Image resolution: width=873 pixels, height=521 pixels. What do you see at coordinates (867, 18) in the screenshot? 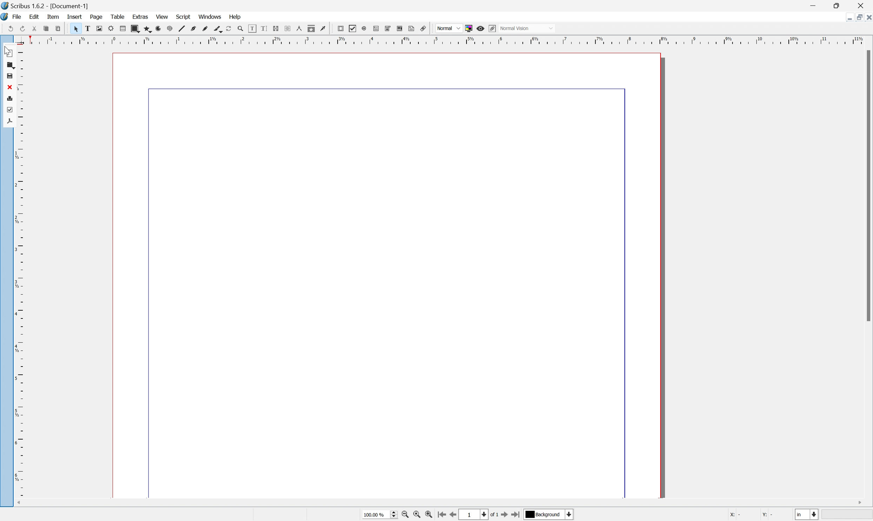
I see `close` at bounding box center [867, 18].